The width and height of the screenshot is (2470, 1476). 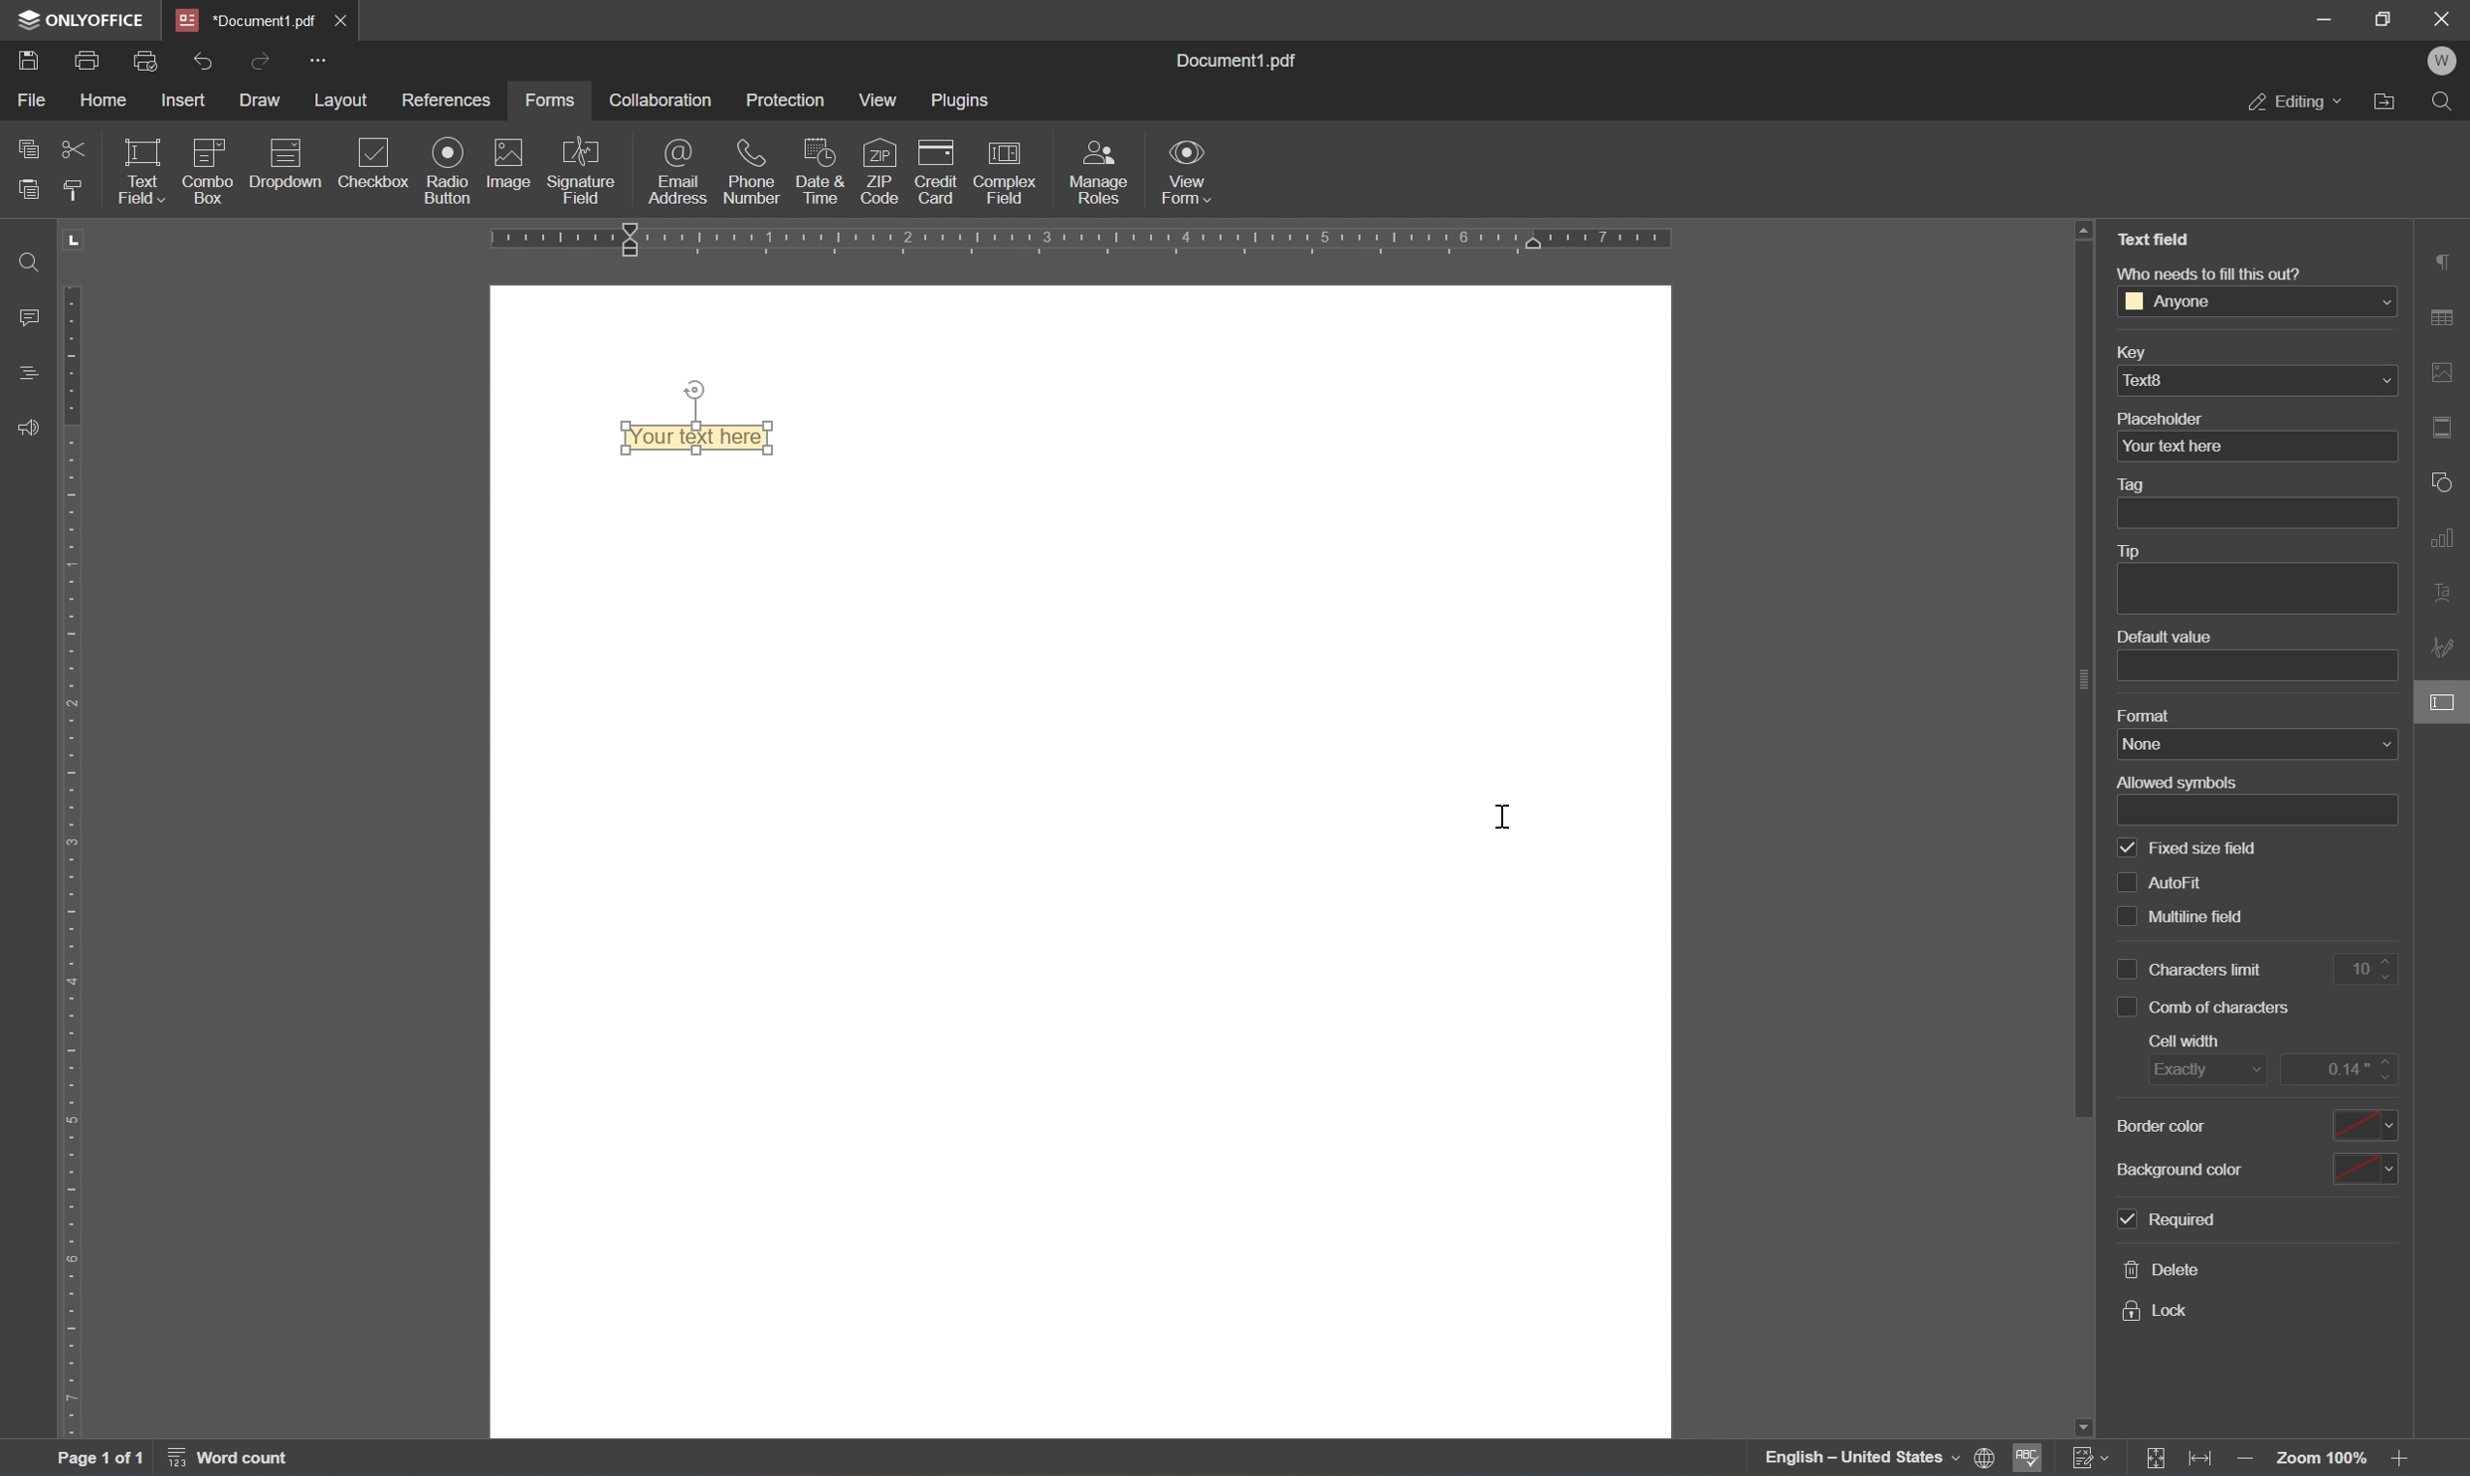 I want to click on zoom out, so click(x=2243, y=1461).